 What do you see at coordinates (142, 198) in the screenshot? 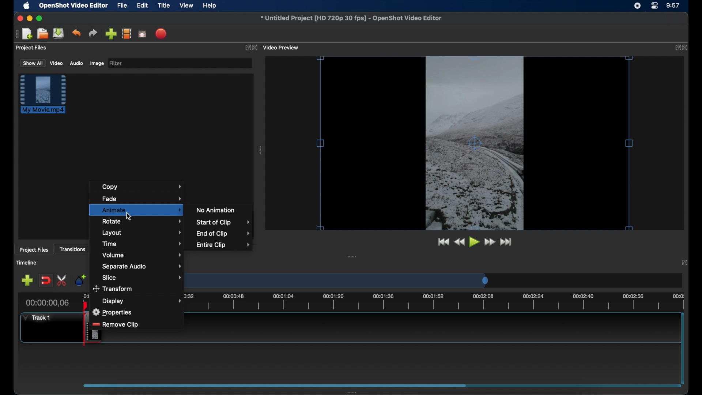
I see `fade menu` at bounding box center [142, 198].